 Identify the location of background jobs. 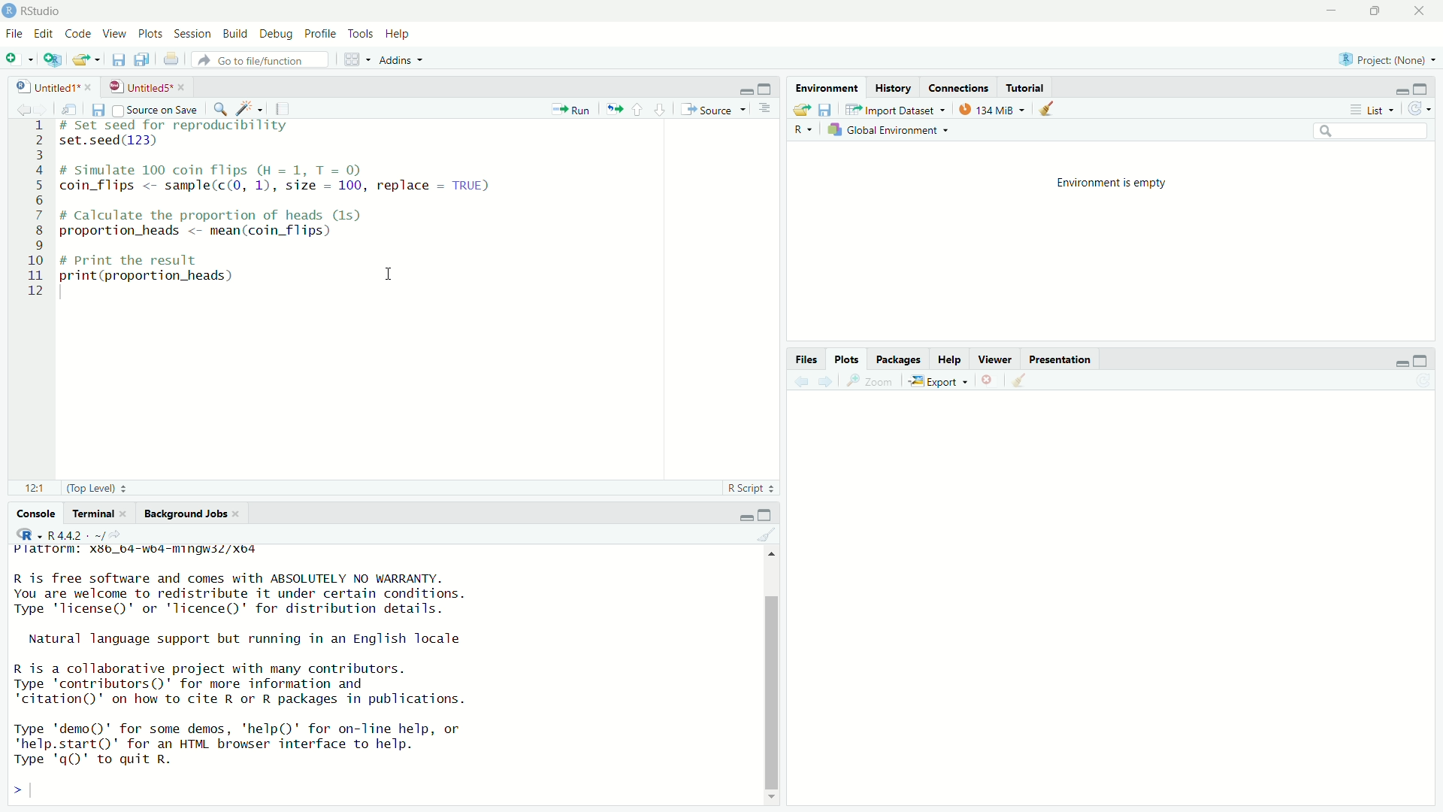
(185, 514).